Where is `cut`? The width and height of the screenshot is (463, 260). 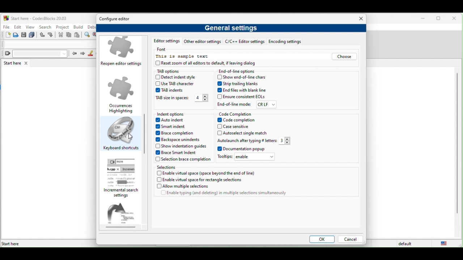 cut is located at coordinates (61, 35).